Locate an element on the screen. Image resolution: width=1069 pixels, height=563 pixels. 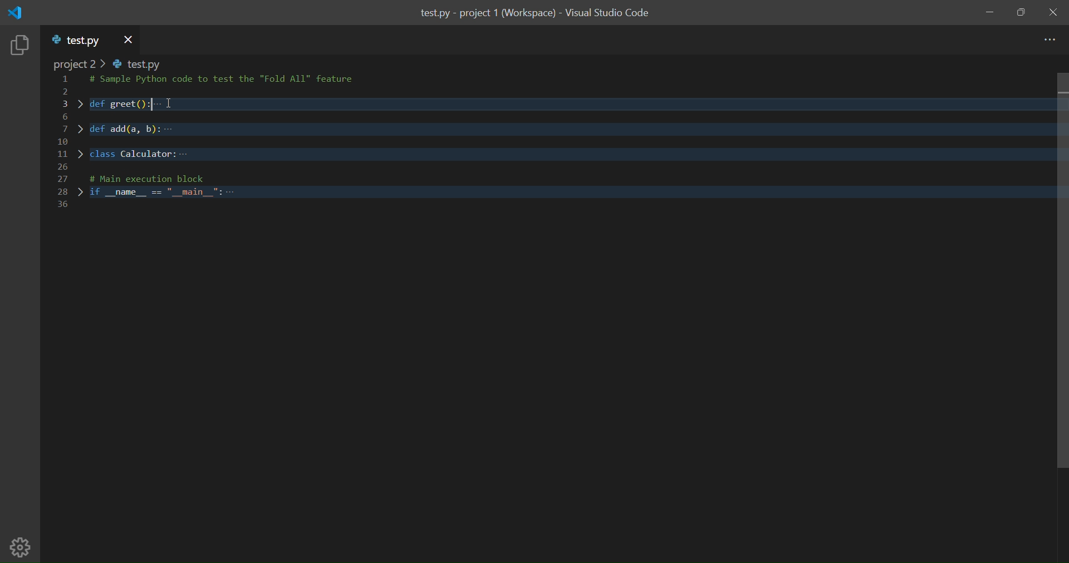
file name is located at coordinates (77, 41).